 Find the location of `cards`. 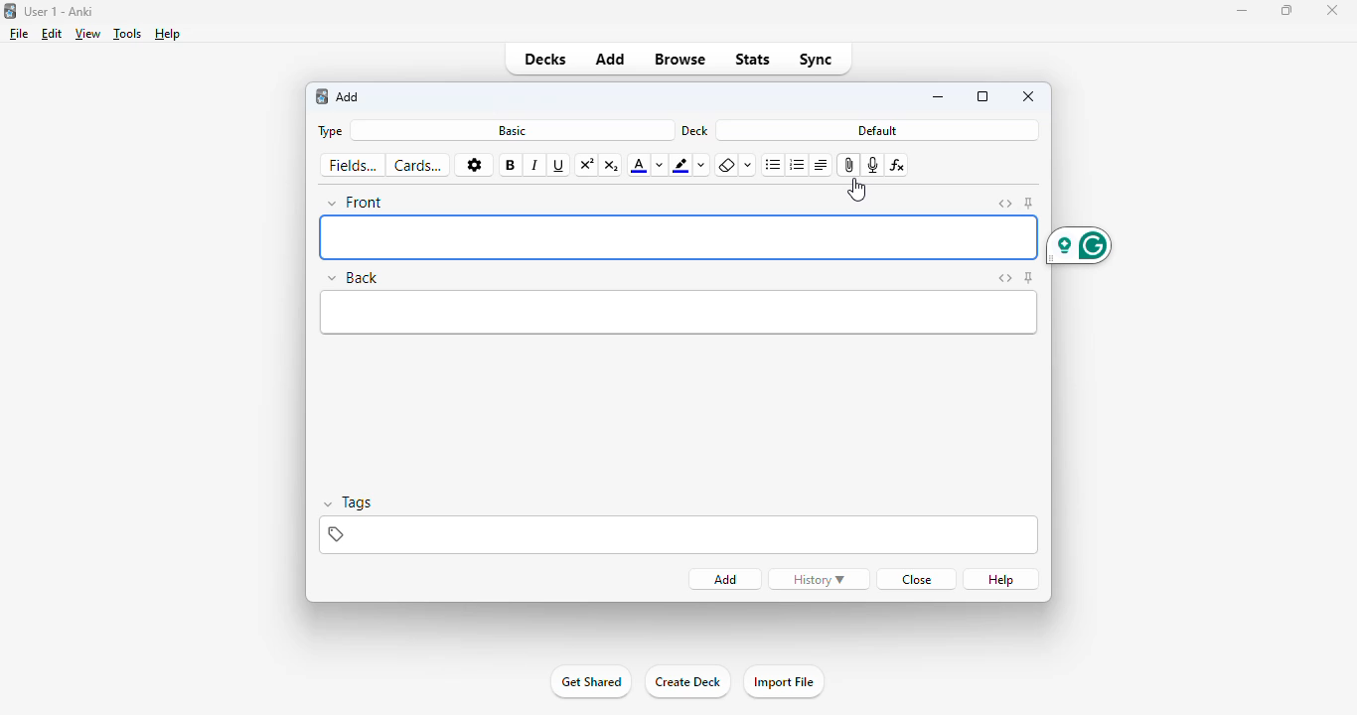

cards is located at coordinates (418, 166).